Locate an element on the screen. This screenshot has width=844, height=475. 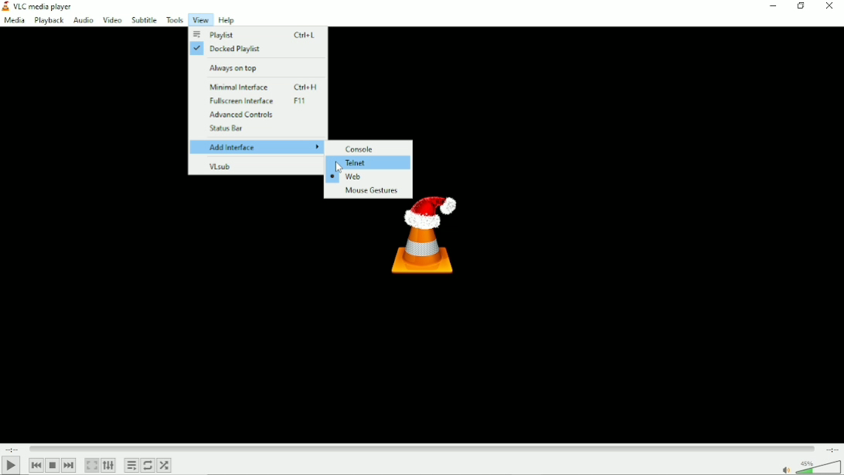
Web is located at coordinates (345, 177).